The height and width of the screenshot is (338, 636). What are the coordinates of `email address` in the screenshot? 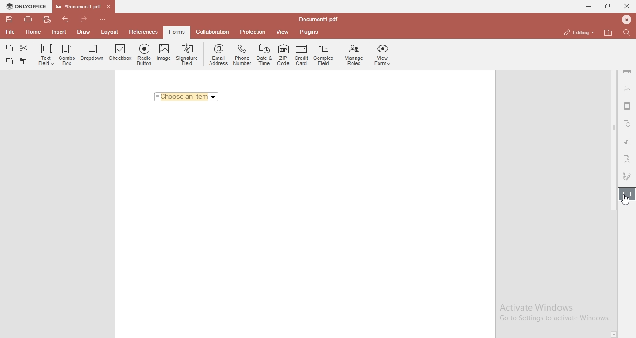 It's located at (217, 55).